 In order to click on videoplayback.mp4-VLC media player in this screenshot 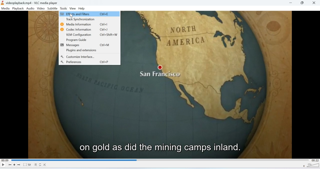, I will do `click(29, 3)`.